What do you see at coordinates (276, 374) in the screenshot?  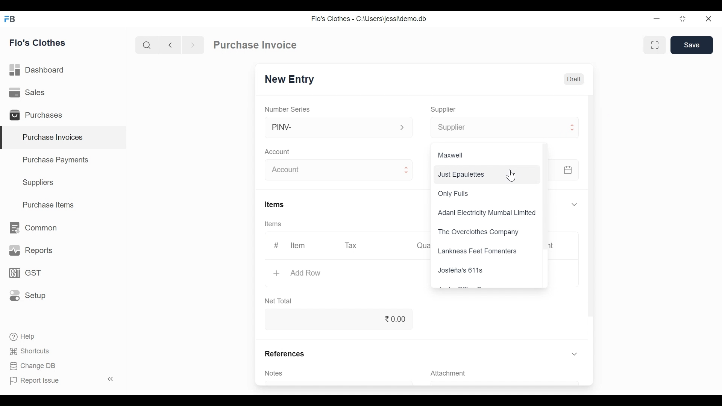 I see `Notes` at bounding box center [276, 374].